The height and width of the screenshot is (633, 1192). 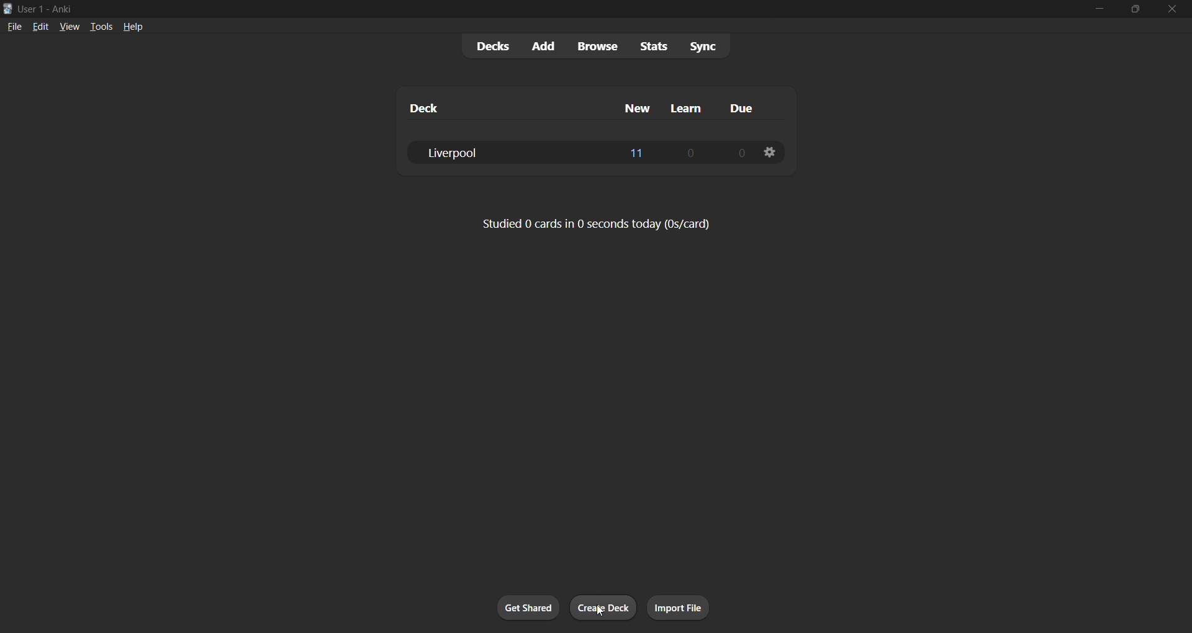 What do you see at coordinates (135, 27) in the screenshot?
I see `help` at bounding box center [135, 27].